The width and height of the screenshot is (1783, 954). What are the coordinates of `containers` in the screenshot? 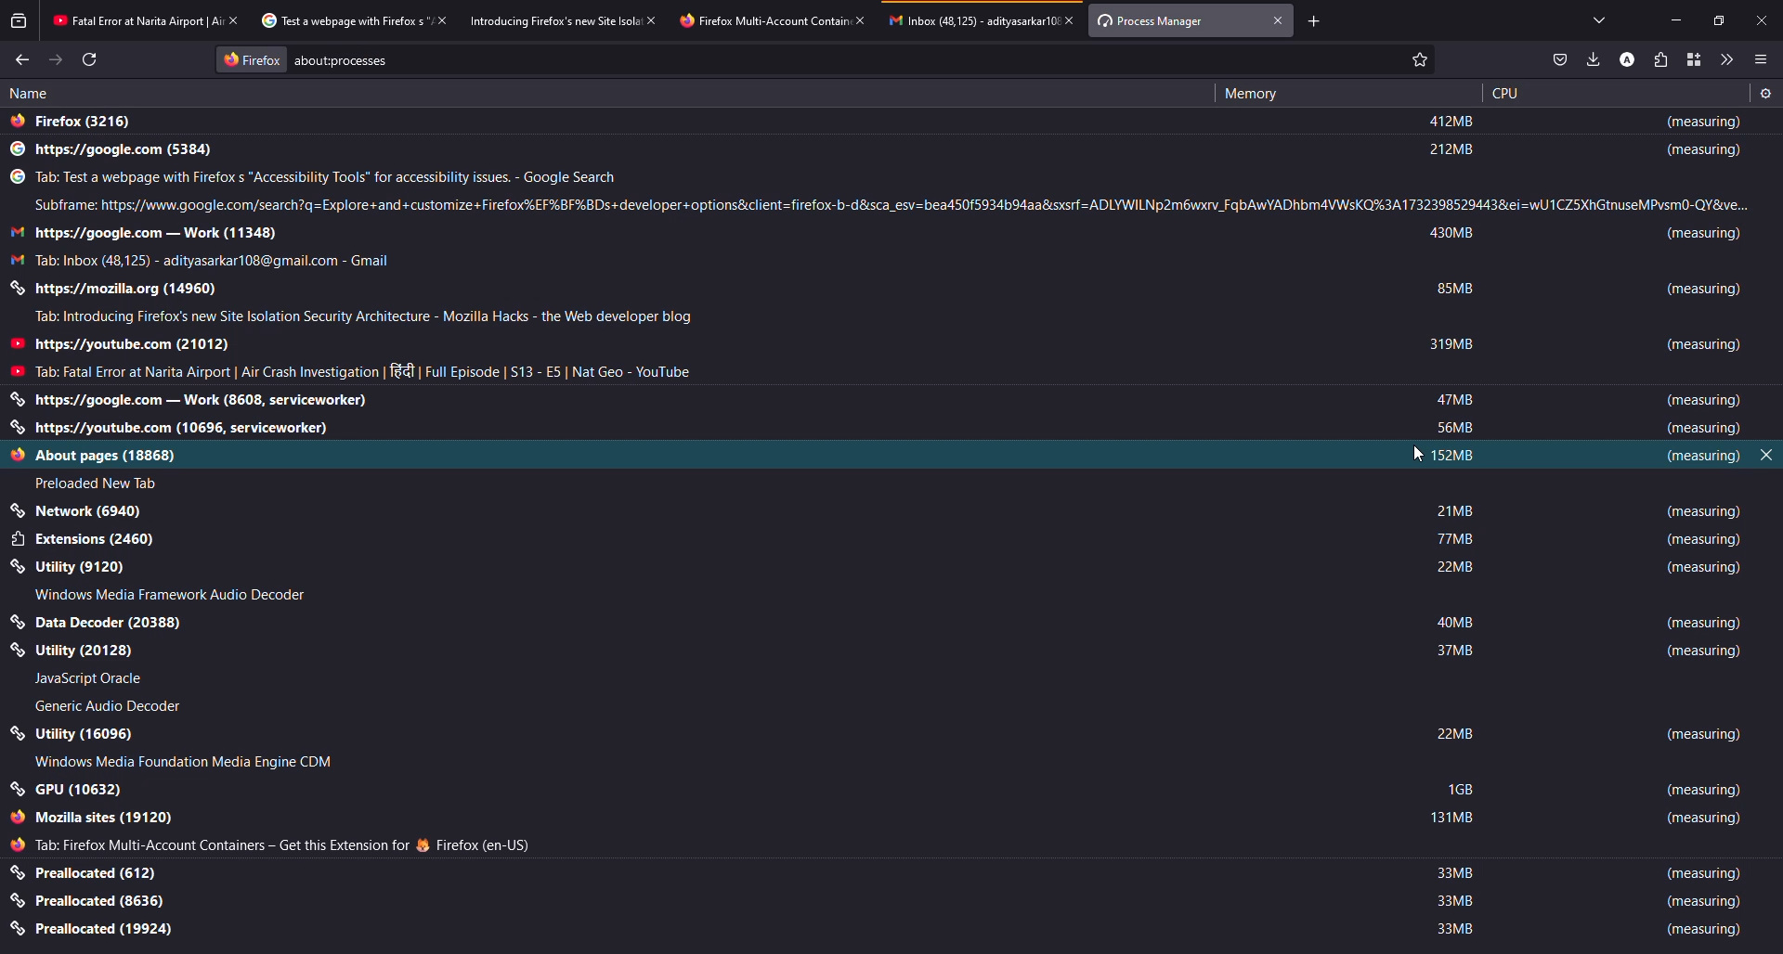 It's located at (1694, 59).